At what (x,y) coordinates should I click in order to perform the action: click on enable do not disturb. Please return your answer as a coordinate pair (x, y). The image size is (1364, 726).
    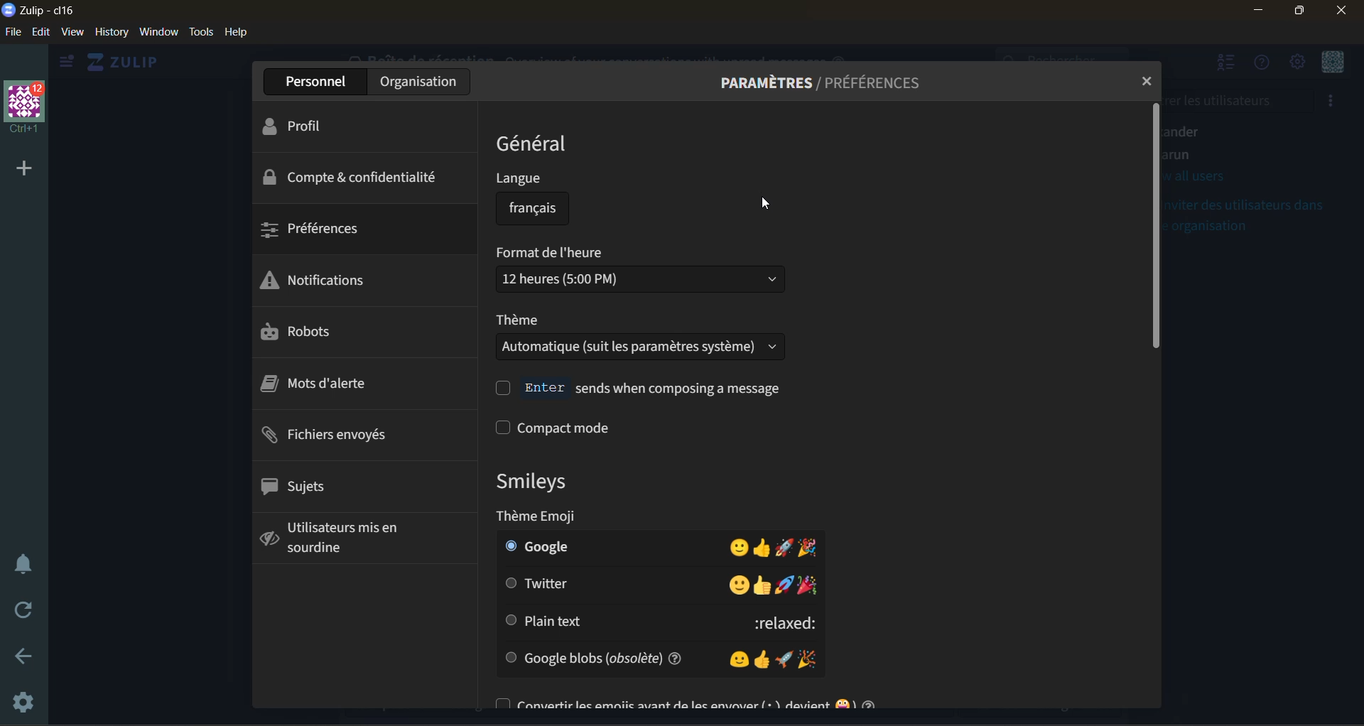
    Looking at the image, I should click on (23, 563).